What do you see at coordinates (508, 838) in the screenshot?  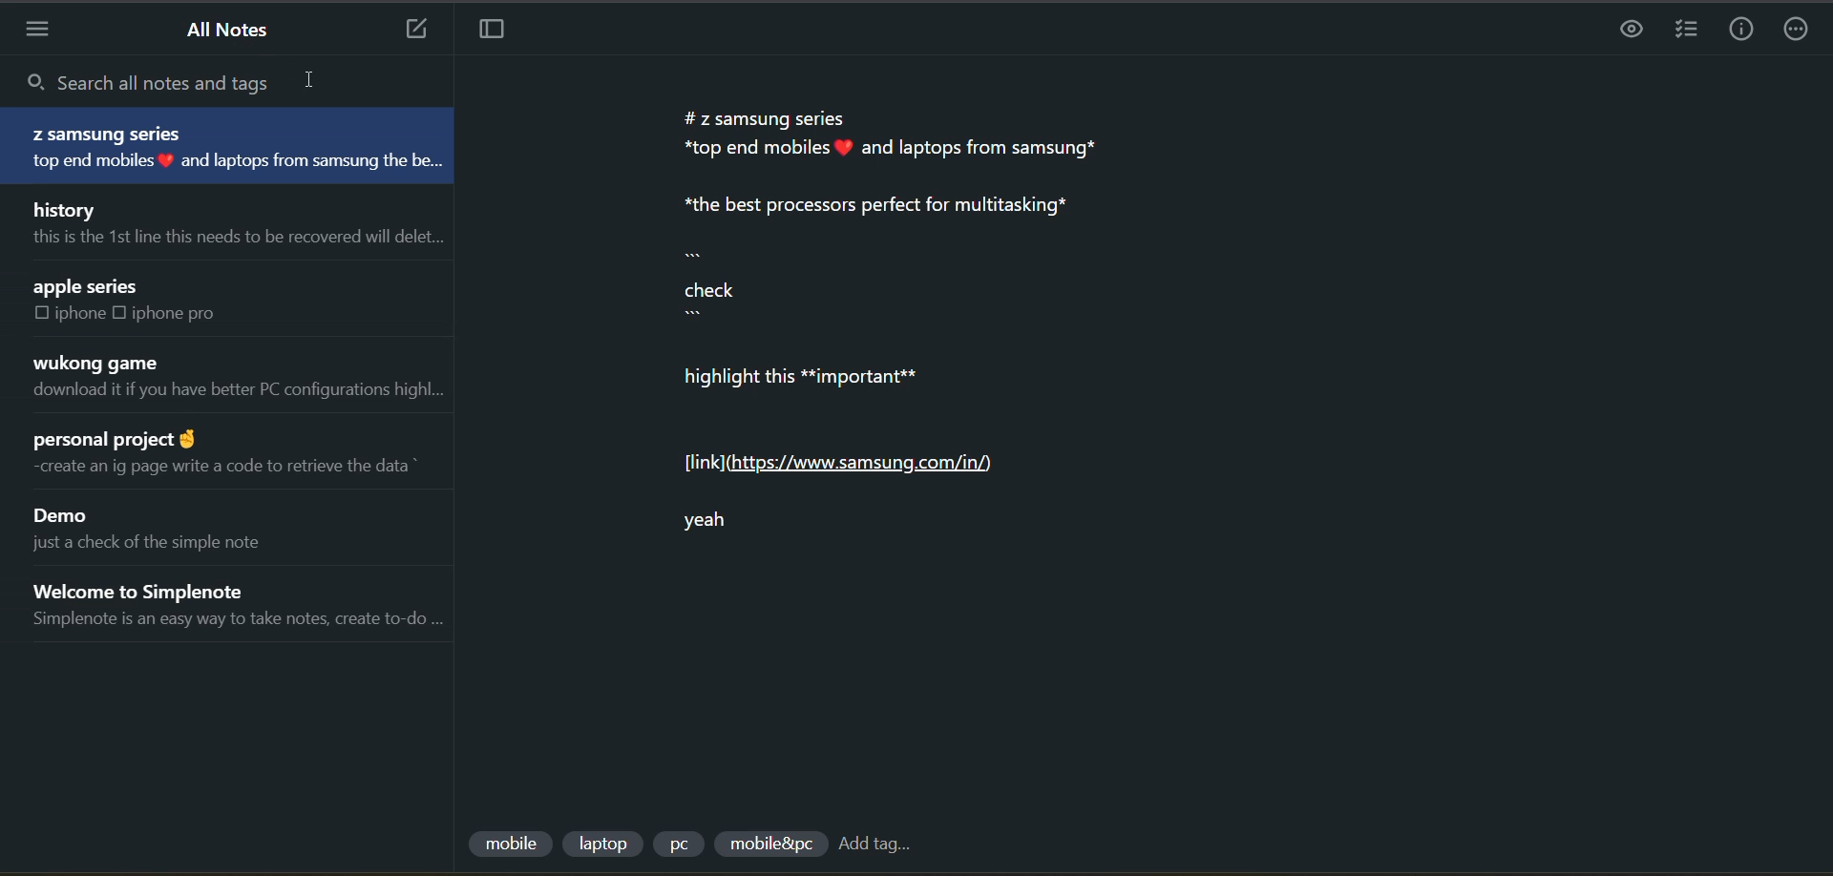 I see `mobile` at bounding box center [508, 838].